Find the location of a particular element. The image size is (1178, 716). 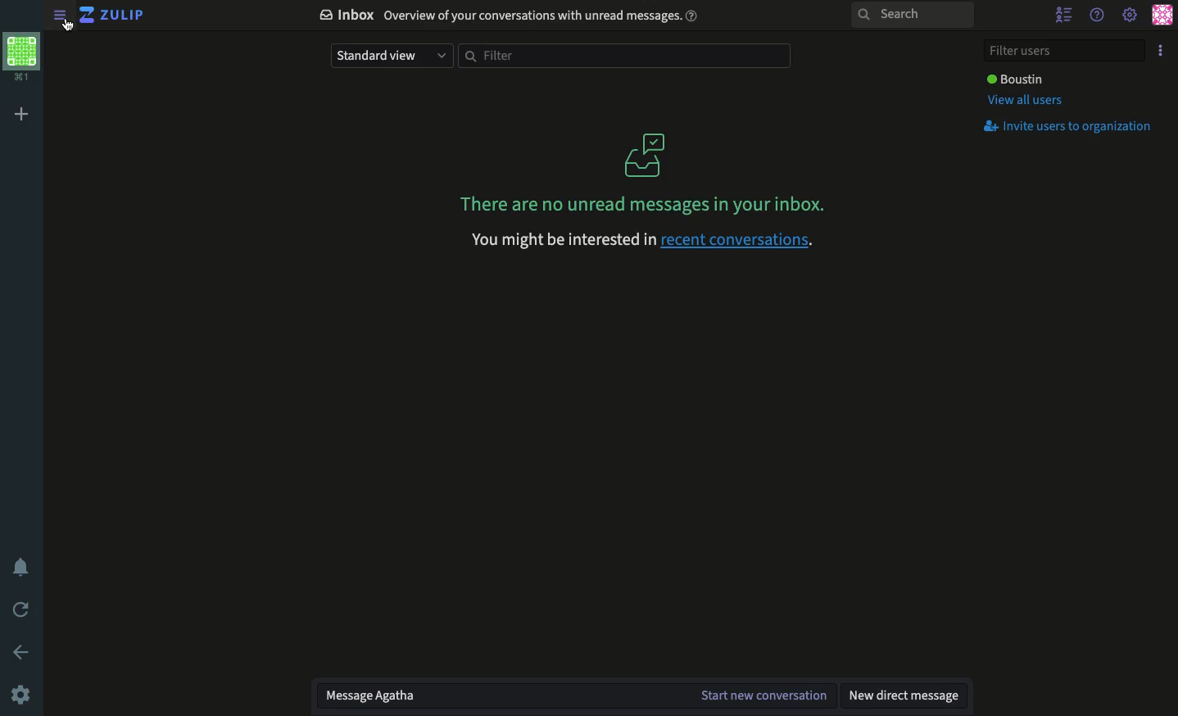

Filter users is located at coordinates (1067, 52).